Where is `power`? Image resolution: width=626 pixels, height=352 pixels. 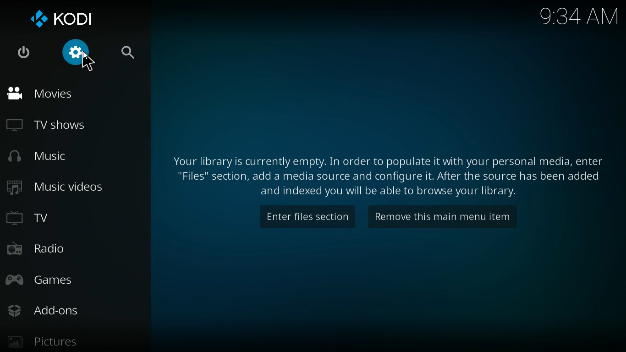
power is located at coordinates (23, 53).